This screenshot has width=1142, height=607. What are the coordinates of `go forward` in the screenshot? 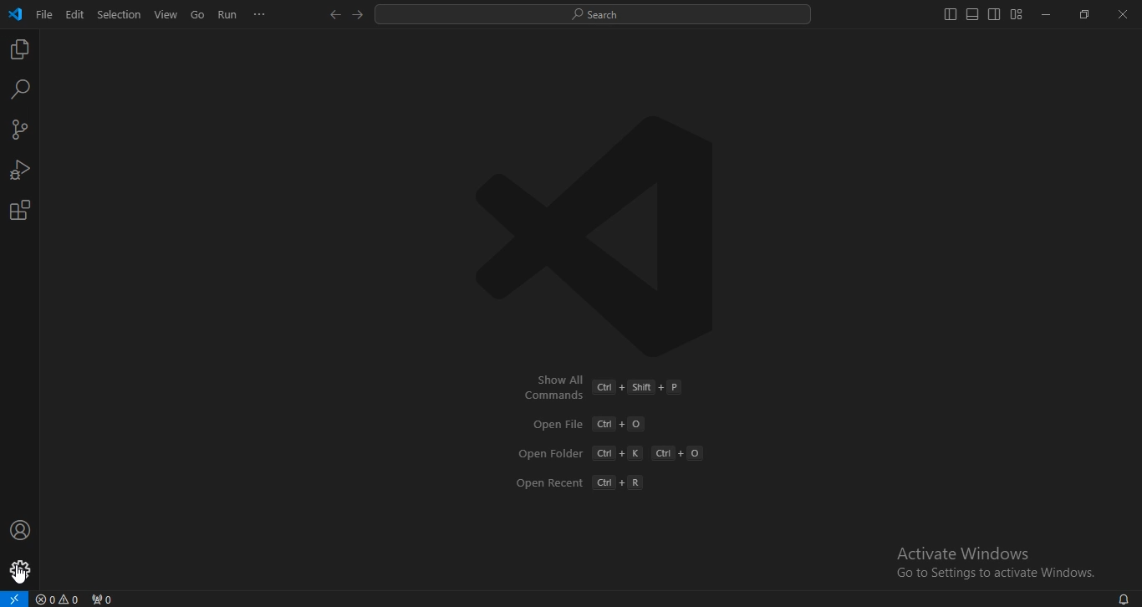 It's located at (359, 13).